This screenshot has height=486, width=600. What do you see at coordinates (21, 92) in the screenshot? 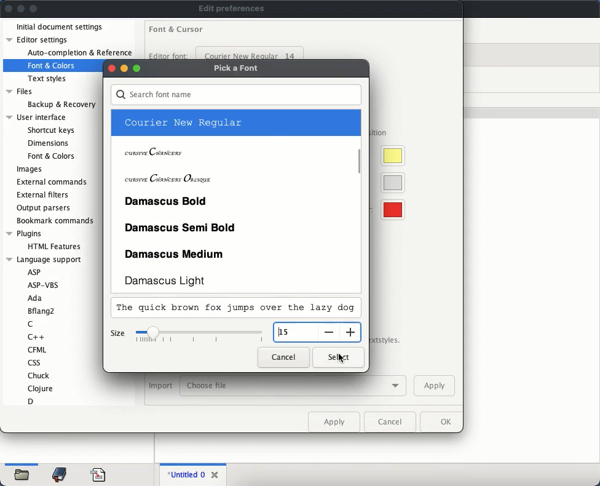
I see `files` at bounding box center [21, 92].